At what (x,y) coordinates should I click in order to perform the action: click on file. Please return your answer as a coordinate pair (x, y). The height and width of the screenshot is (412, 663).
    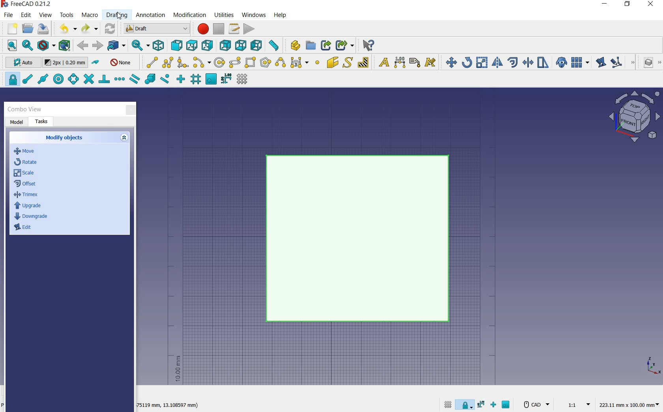
    Looking at the image, I should click on (9, 16).